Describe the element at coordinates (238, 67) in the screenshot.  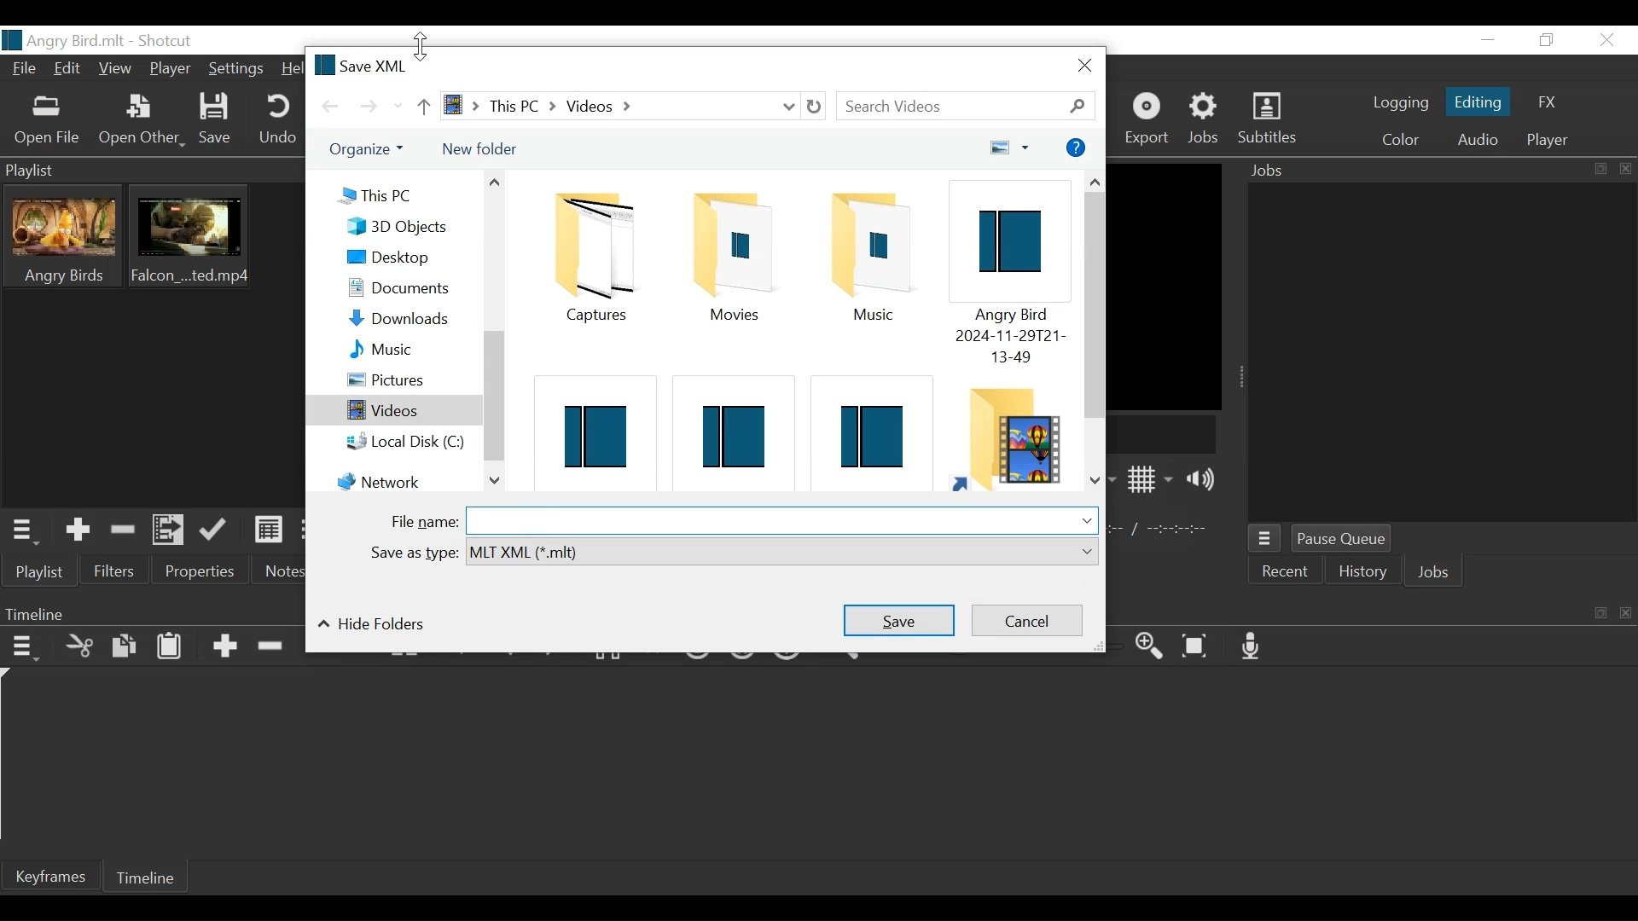
I see `Settings` at that location.